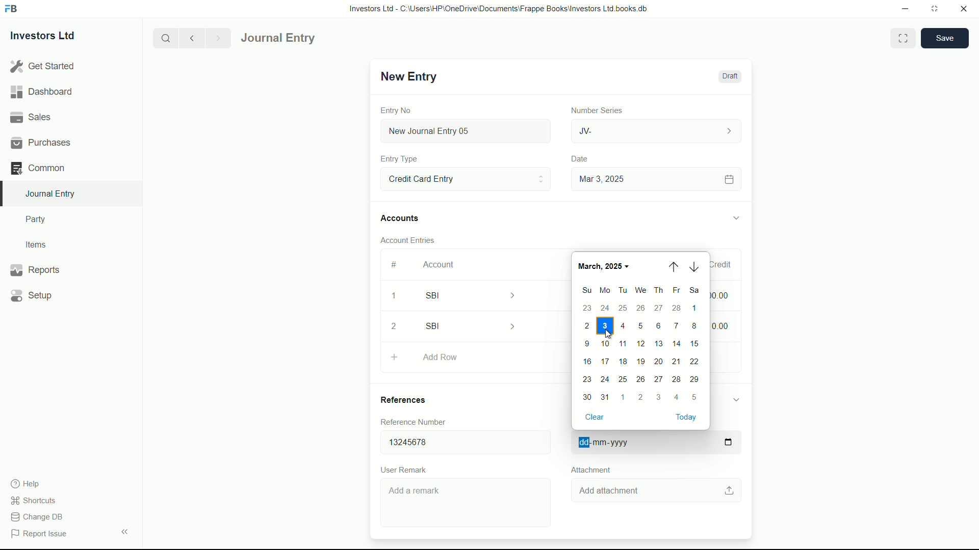 The height and width of the screenshot is (550, 979). I want to click on days, so click(640, 291).